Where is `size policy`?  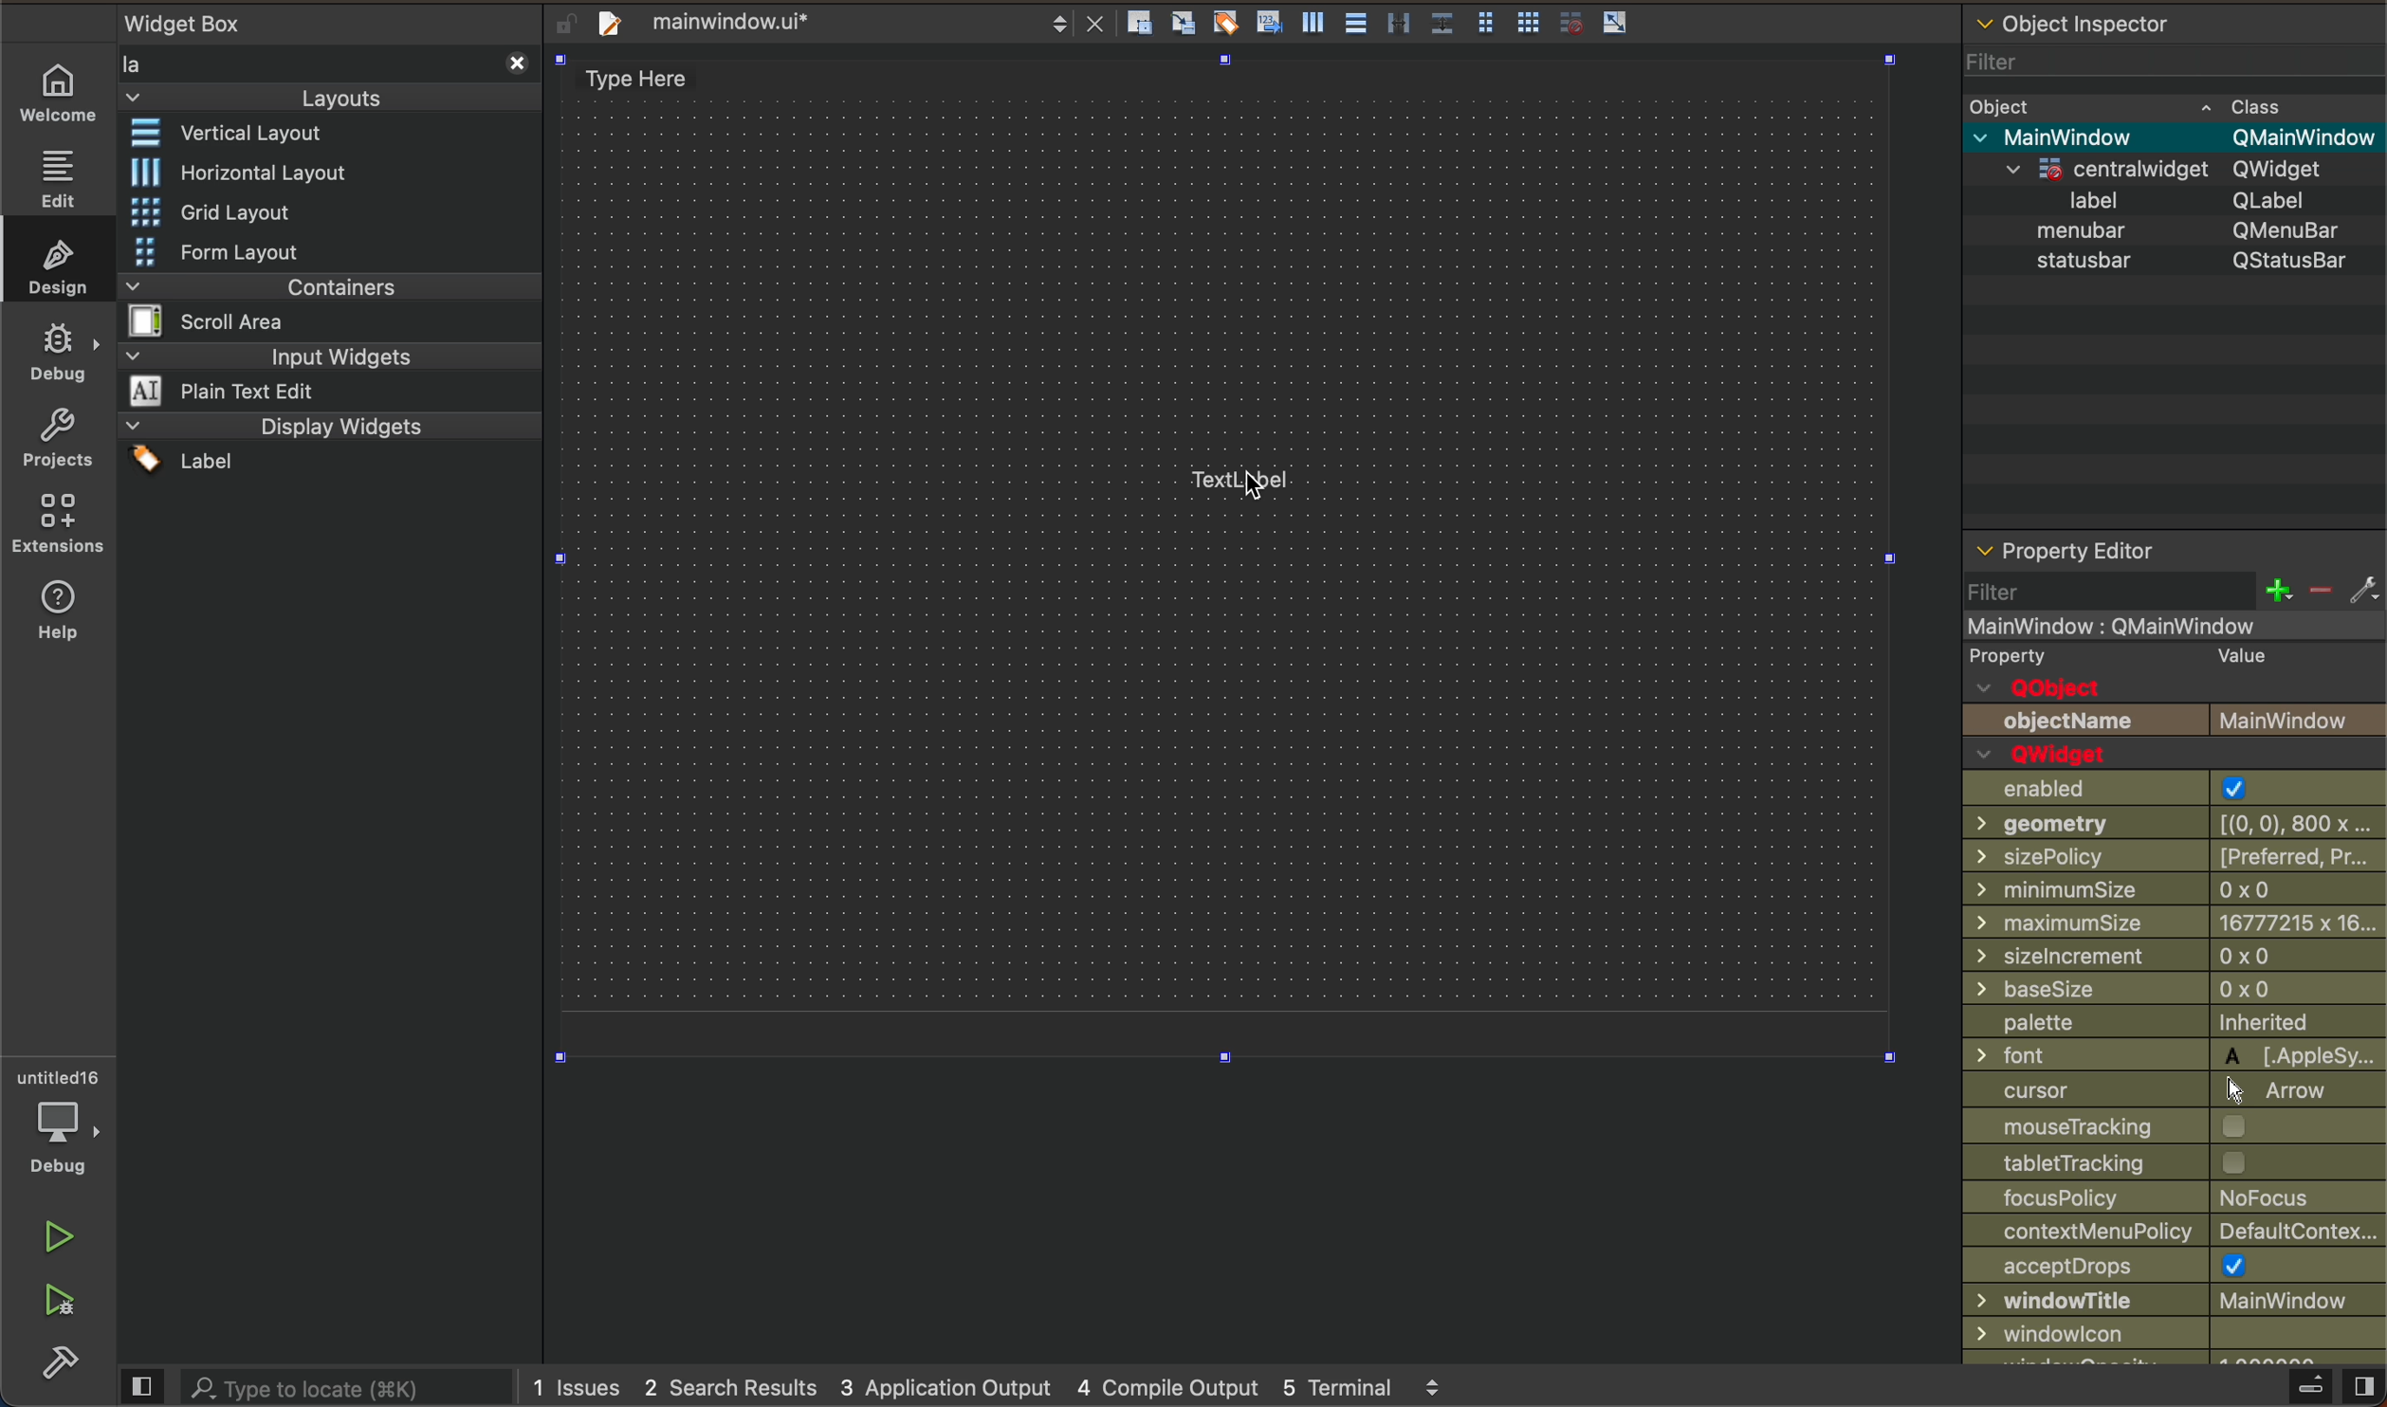
size policy is located at coordinates (2172, 859).